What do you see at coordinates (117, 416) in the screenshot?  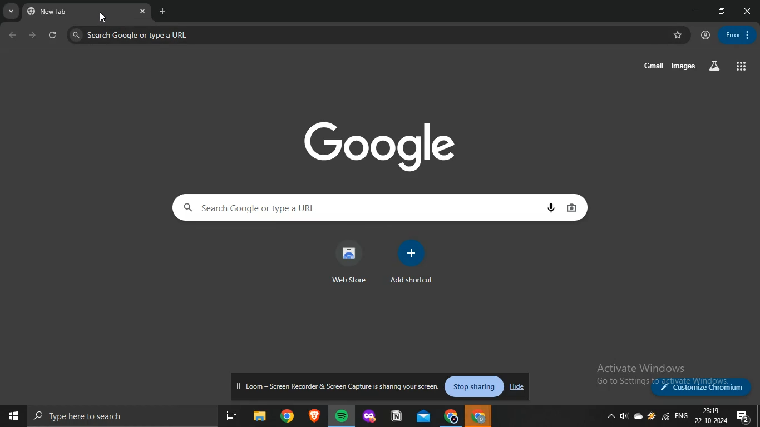 I see `type here to search` at bounding box center [117, 416].